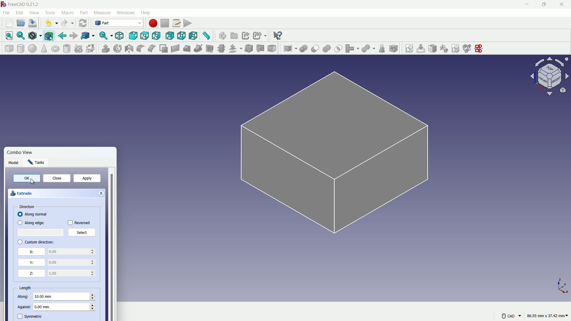 The width and height of the screenshot is (571, 321). What do you see at coordinates (13, 162) in the screenshot?
I see `Model` at bounding box center [13, 162].